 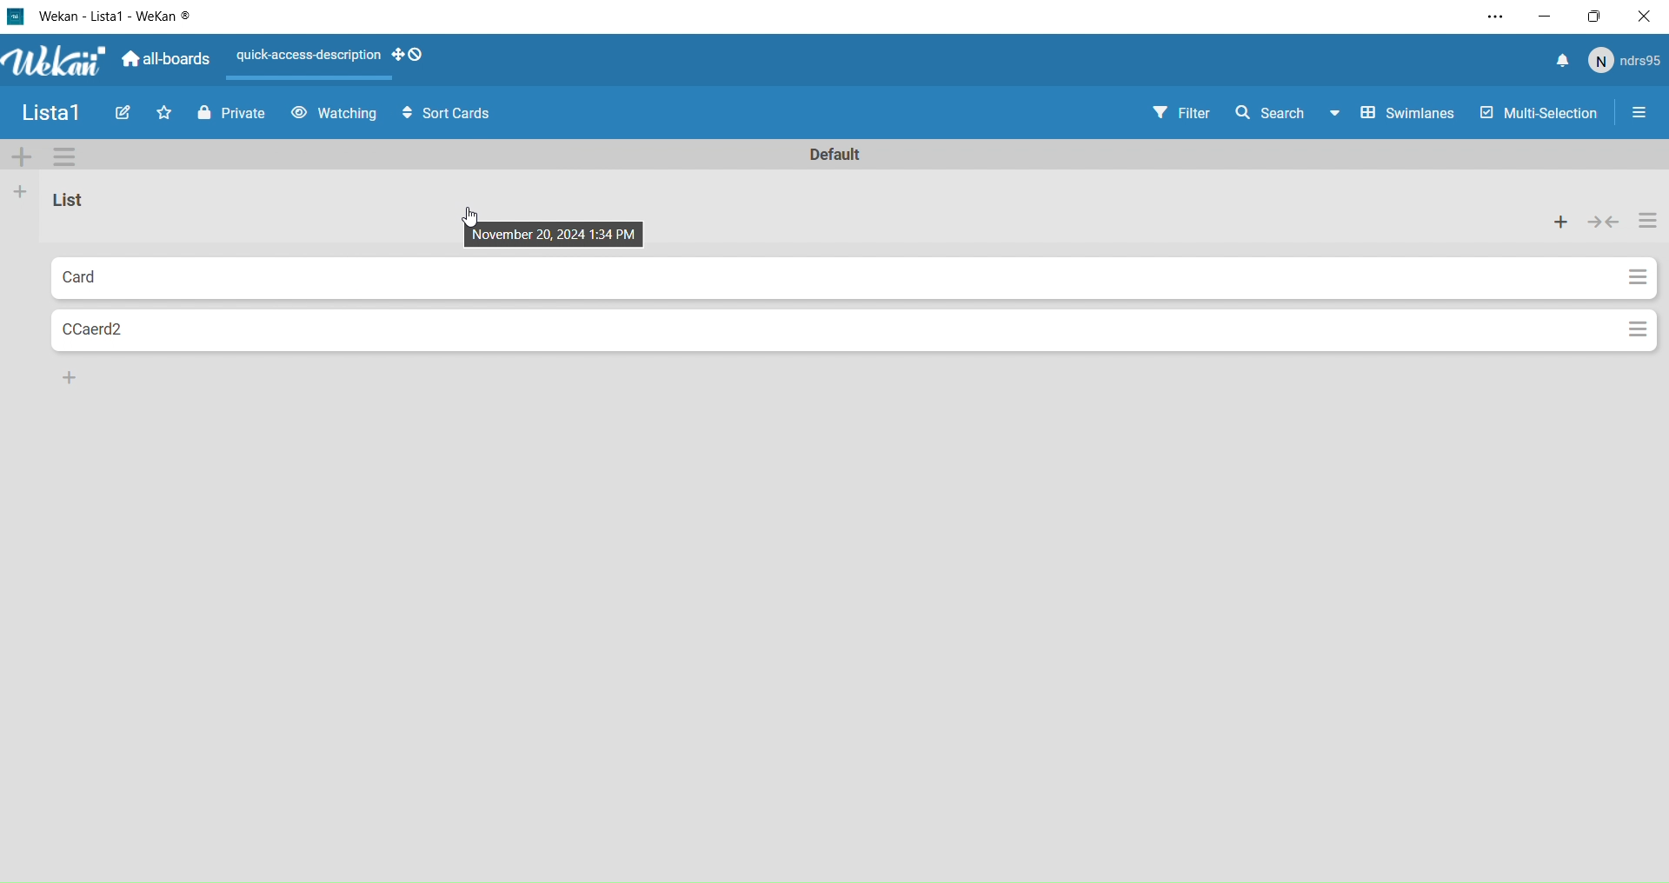 I want to click on Add, so click(x=1561, y=222).